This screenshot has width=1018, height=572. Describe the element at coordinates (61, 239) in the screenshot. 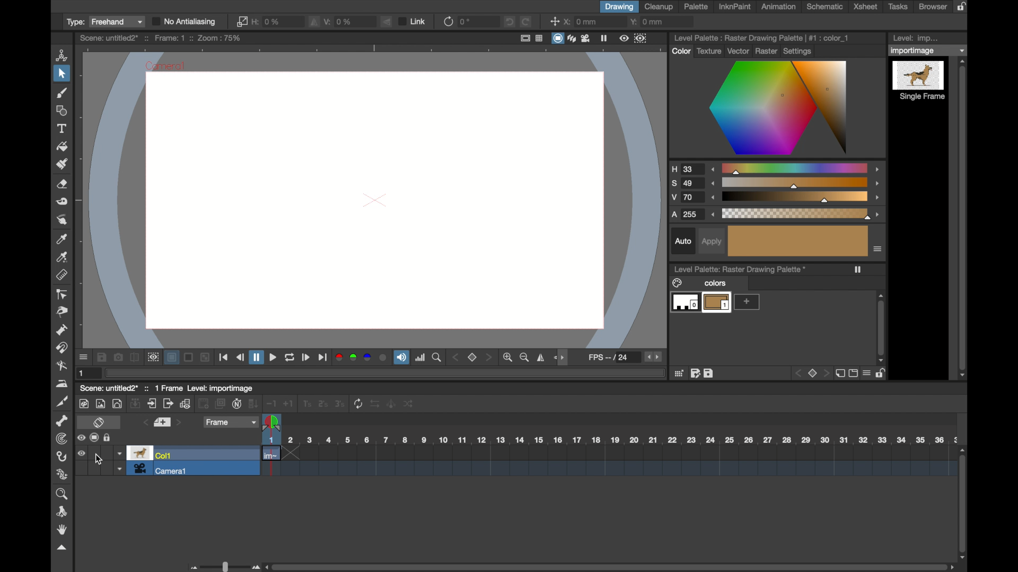

I see `color picker tool` at that location.